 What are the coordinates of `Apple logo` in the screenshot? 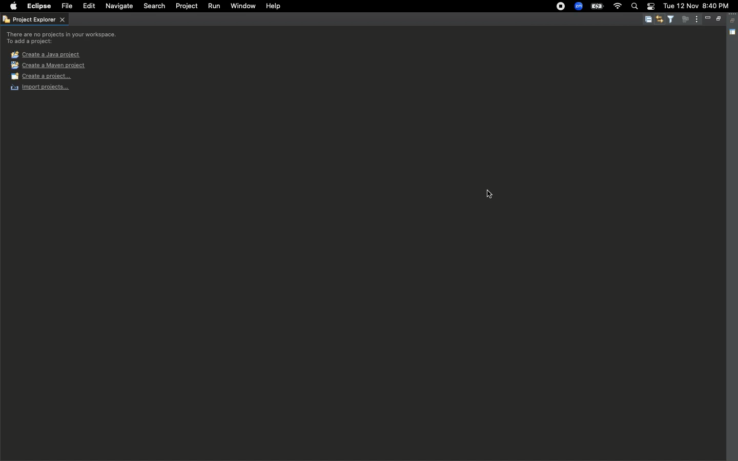 It's located at (14, 6).